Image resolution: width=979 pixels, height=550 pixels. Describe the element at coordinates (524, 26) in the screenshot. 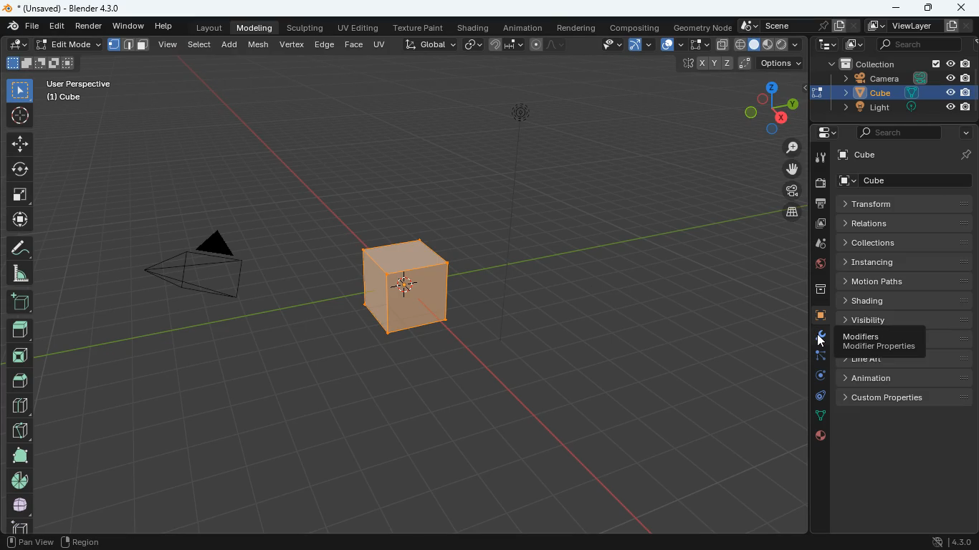

I see `animation` at that location.